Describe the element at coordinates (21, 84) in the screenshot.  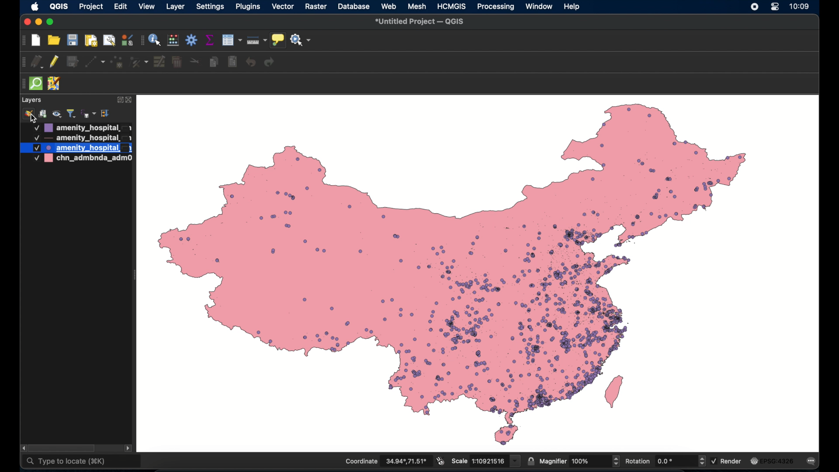
I see `drag handle` at that location.